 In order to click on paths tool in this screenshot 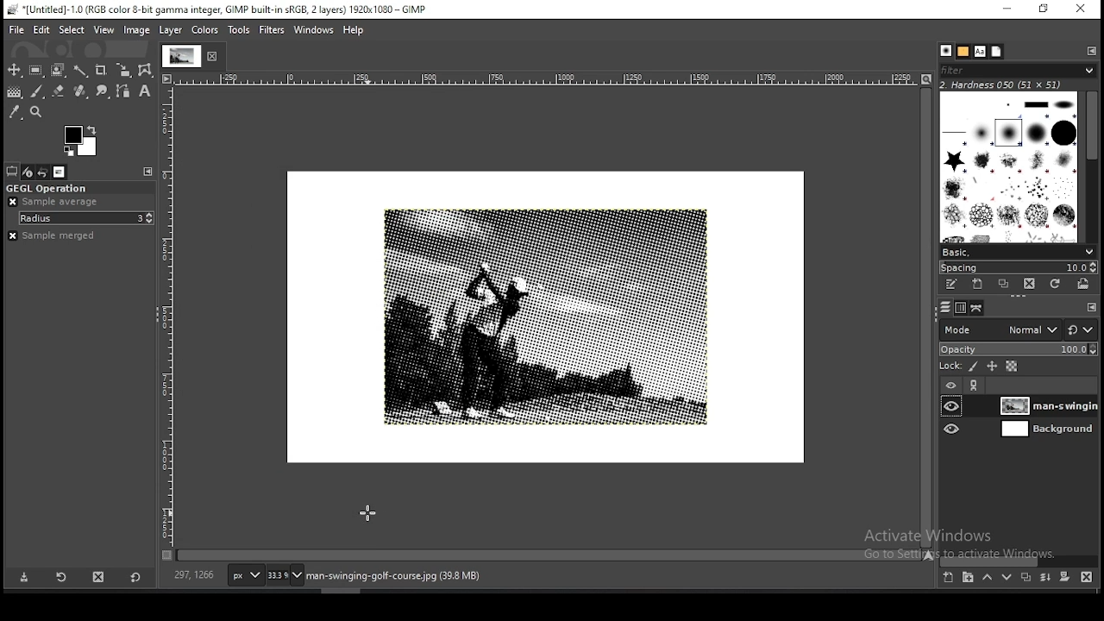, I will do `click(122, 91)`.